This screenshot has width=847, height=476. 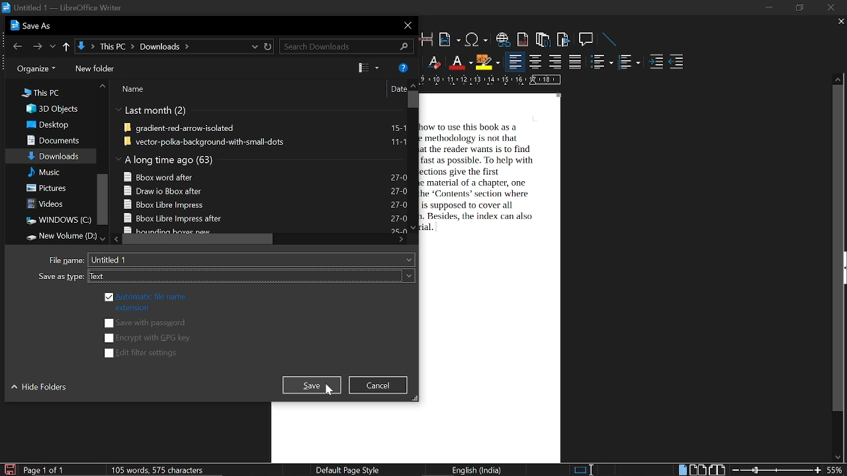 I want to click on up to "this pc", so click(x=66, y=45).